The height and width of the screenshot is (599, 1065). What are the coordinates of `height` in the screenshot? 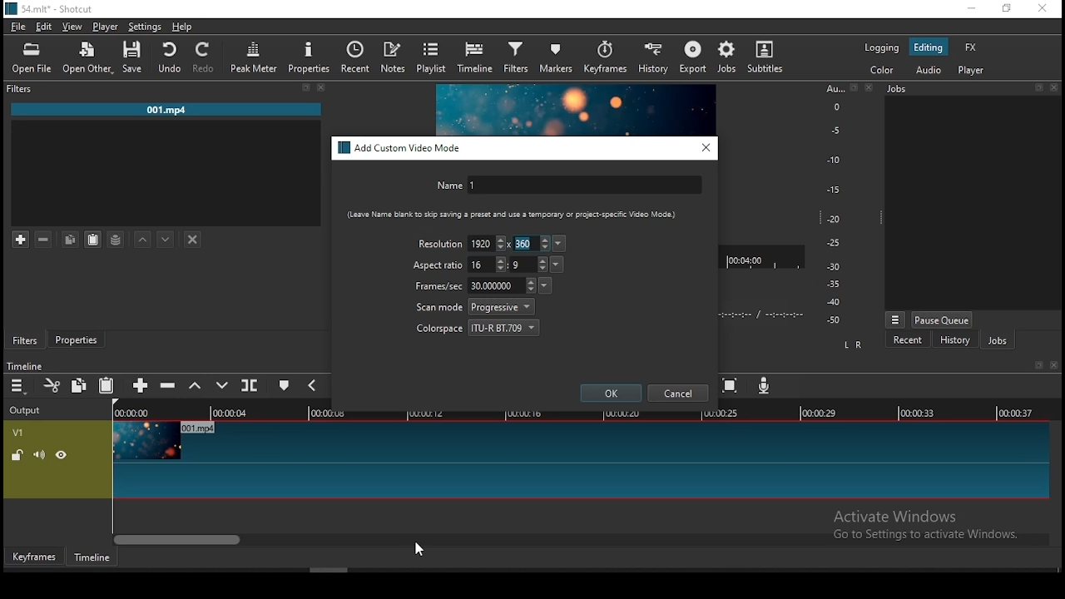 It's located at (528, 264).